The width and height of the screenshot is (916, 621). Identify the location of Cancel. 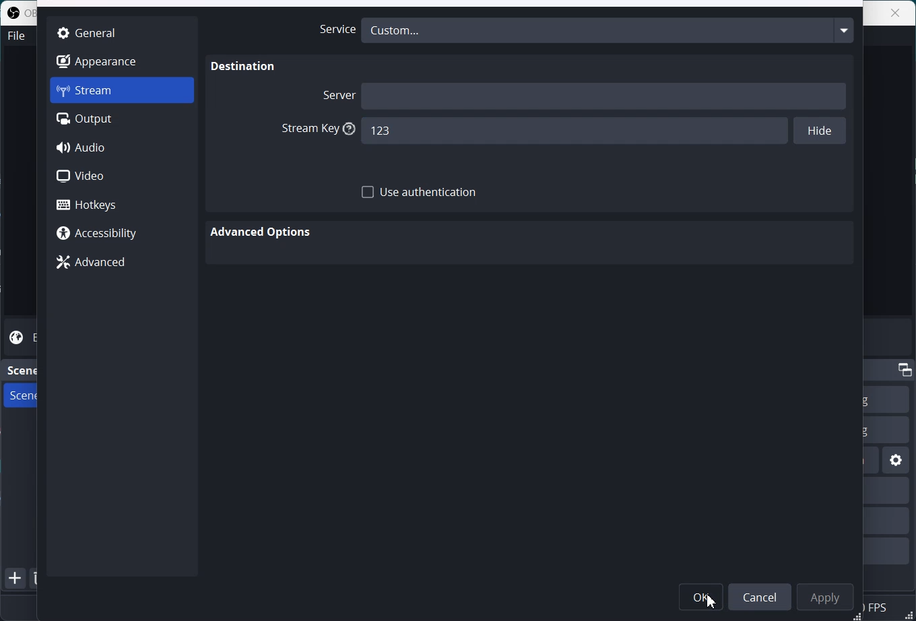
(762, 595).